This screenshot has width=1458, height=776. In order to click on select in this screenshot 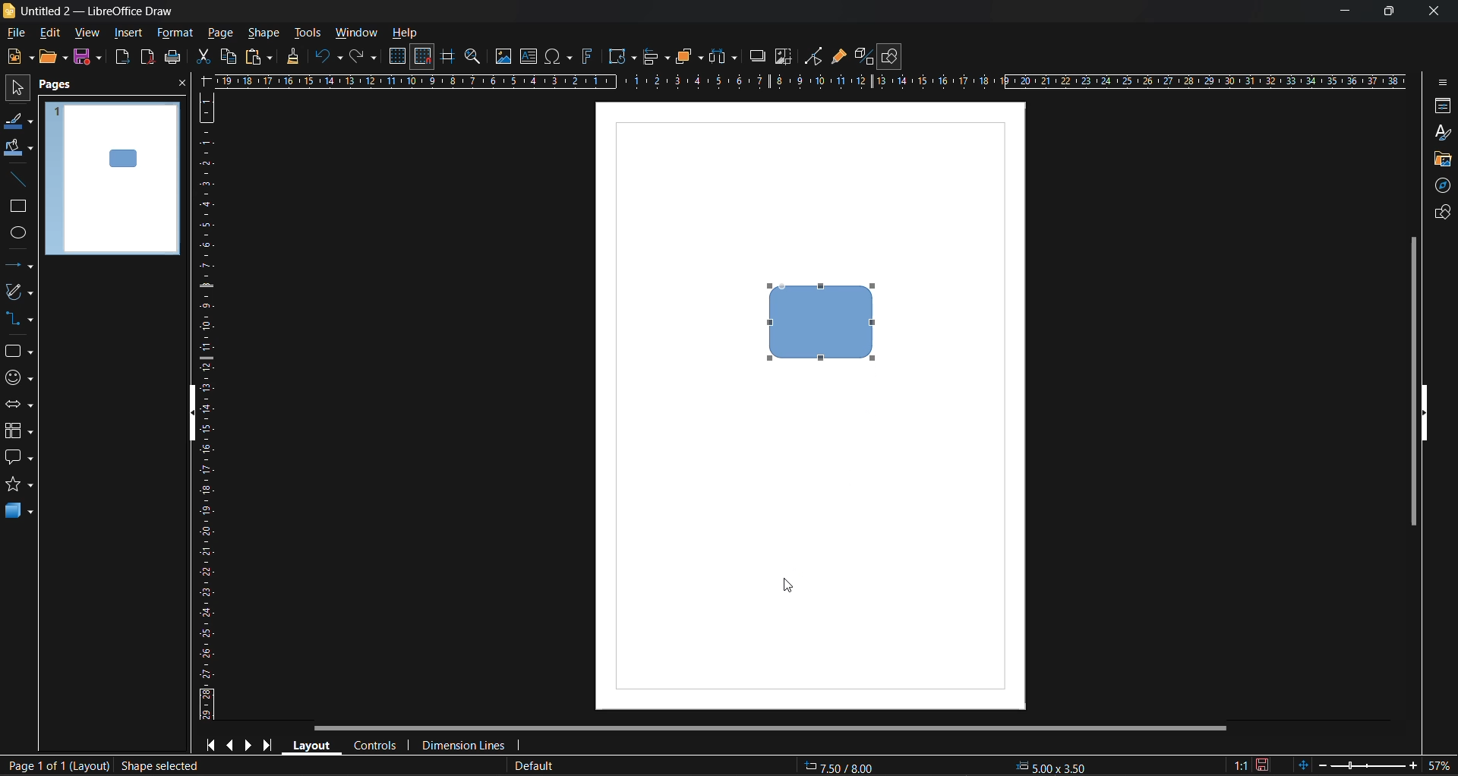, I will do `click(17, 85)`.